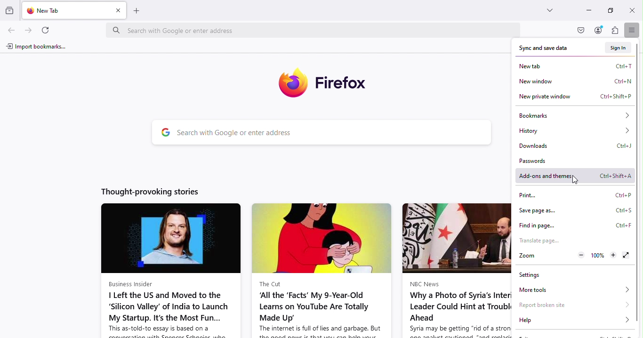  What do you see at coordinates (314, 28) in the screenshot?
I see `Search bar` at bounding box center [314, 28].